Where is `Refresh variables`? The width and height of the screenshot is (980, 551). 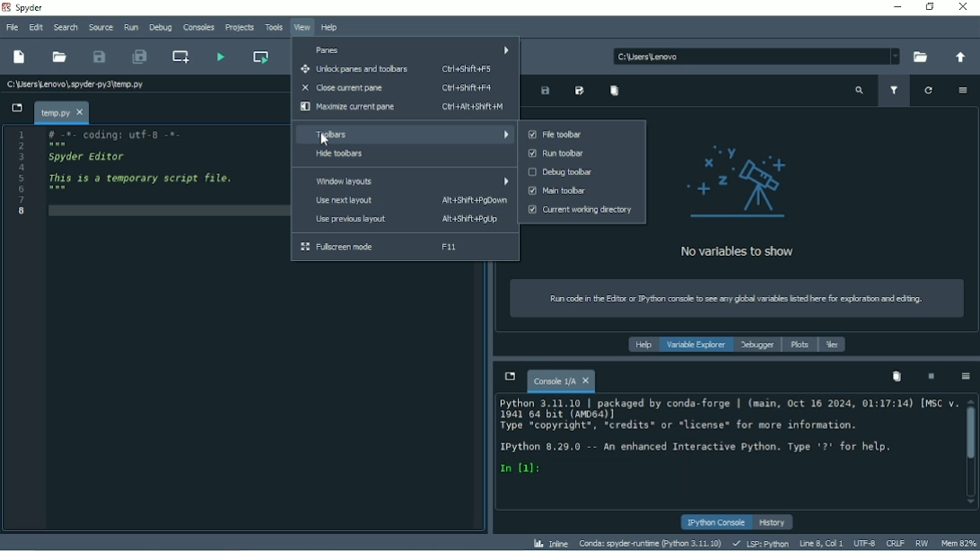
Refresh variables is located at coordinates (929, 91).